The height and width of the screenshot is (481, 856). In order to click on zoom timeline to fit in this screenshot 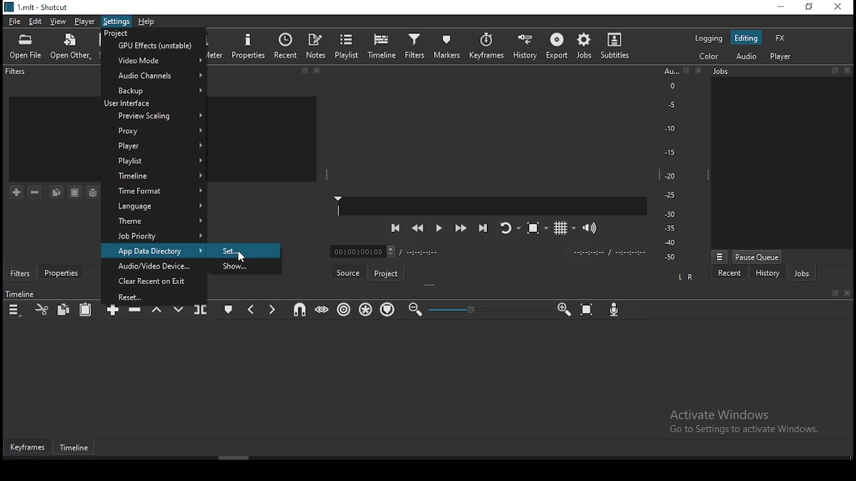, I will do `click(588, 309)`.